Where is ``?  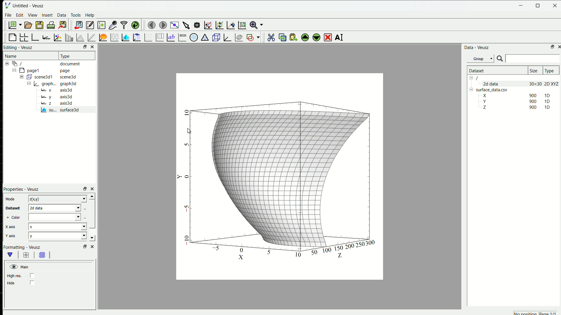
 is located at coordinates (45, 83).